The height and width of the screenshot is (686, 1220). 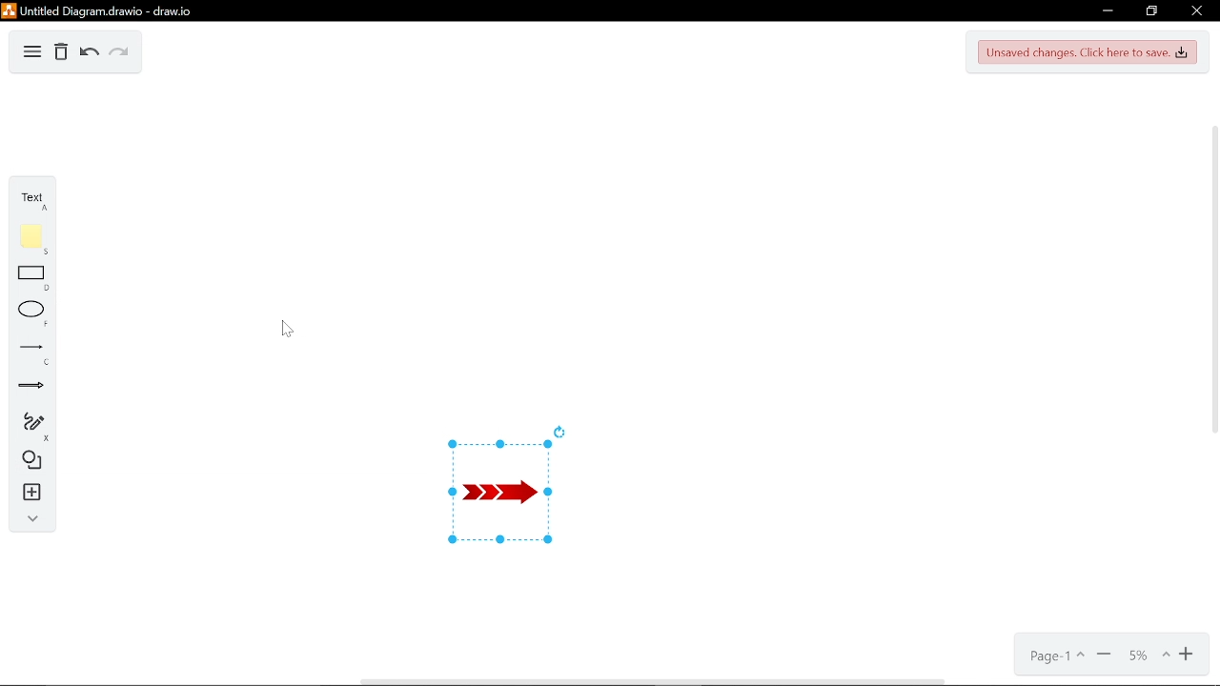 I want to click on Page options, so click(x=1054, y=655).